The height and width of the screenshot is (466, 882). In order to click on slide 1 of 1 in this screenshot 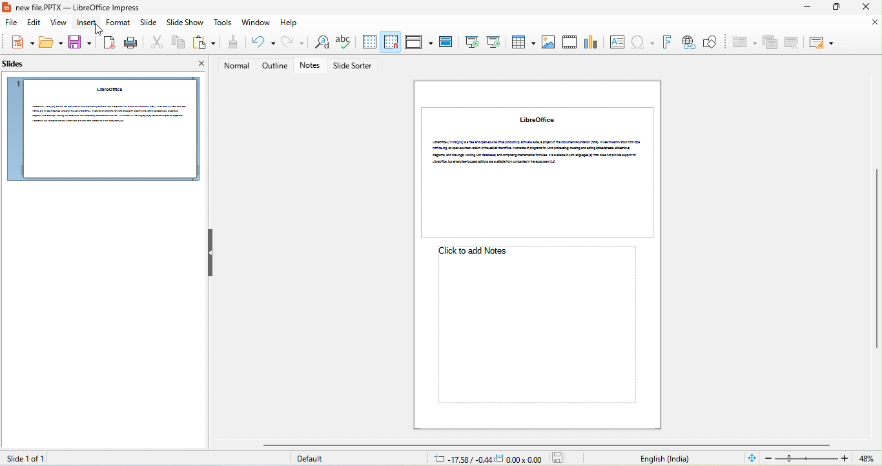, I will do `click(24, 458)`.